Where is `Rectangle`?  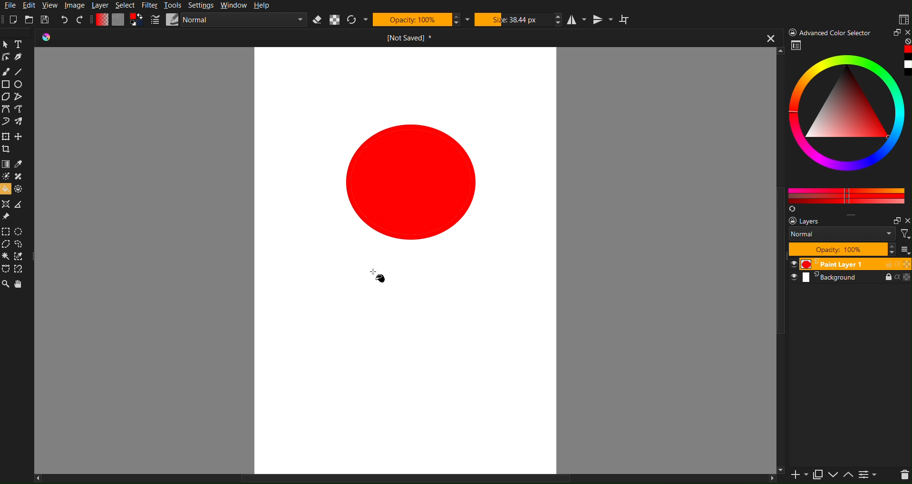
Rectangle is located at coordinates (6, 84).